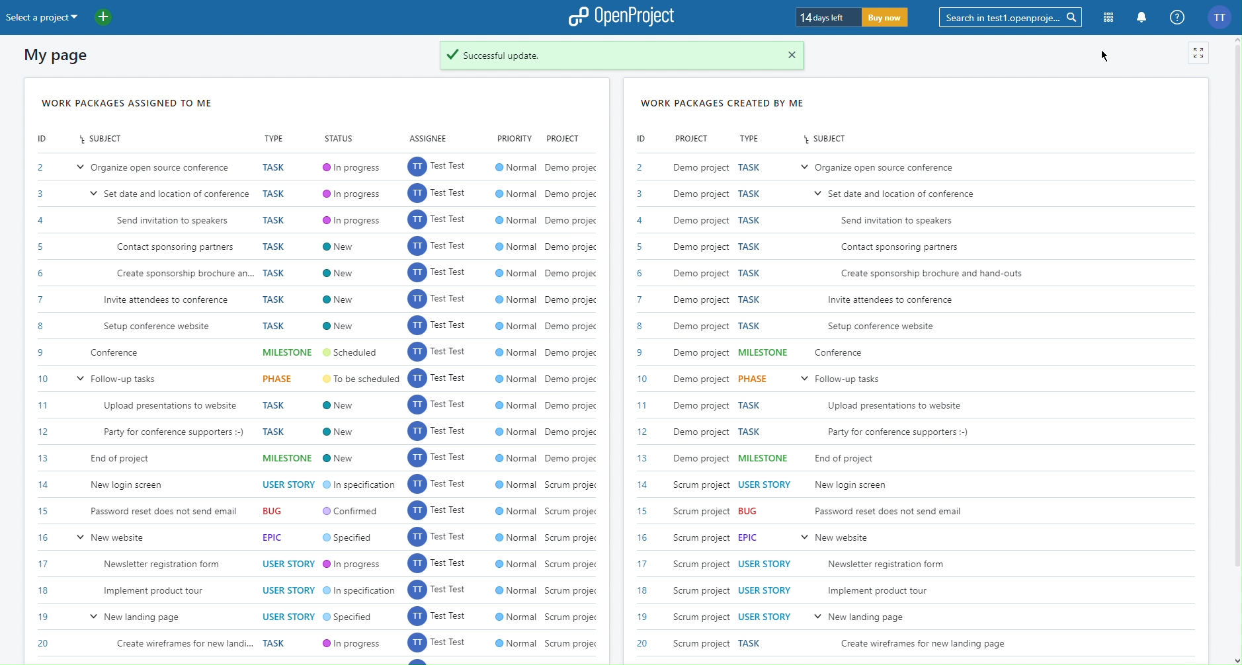  I want to click on Successful update, so click(624, 56).